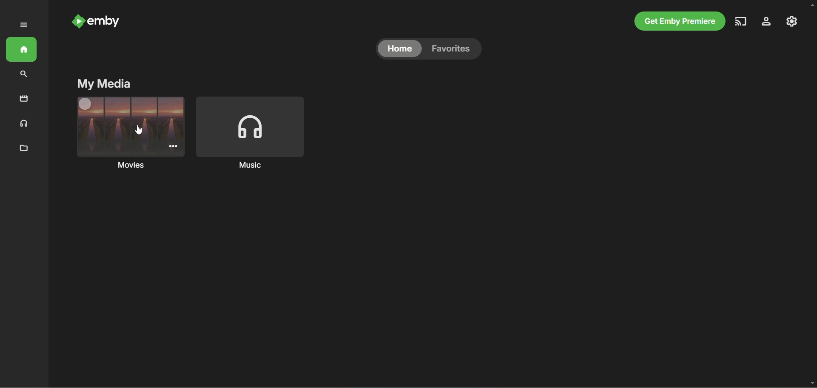  What do you see at coordinates (812, 195) in the screenshot?
I see `vertical scroll bar` at bounding box center [812, 195].